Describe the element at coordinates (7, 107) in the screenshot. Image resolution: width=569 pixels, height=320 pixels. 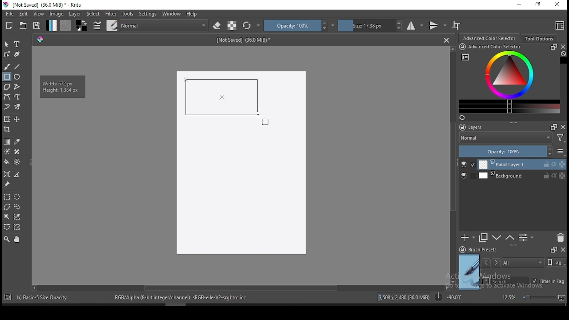
I see `dynamic brush tool` at that location.